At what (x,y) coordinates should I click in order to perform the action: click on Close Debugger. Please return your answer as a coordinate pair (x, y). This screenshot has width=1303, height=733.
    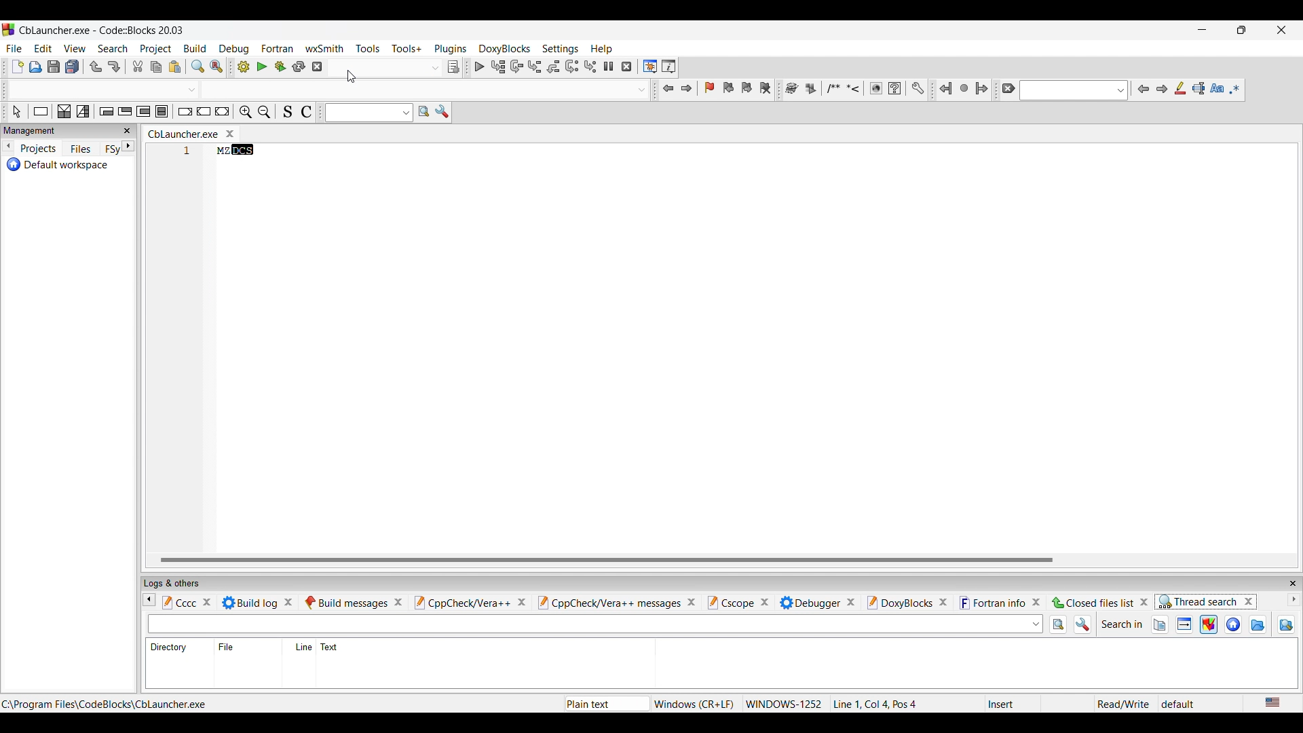
    Looking at the image, I should click on (850, 602).